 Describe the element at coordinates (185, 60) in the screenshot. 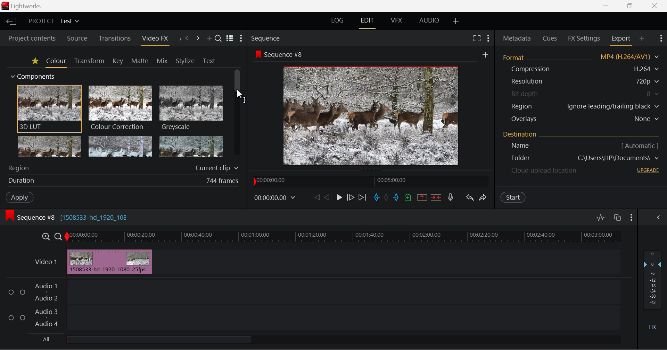

I see `Stylize` at that location.